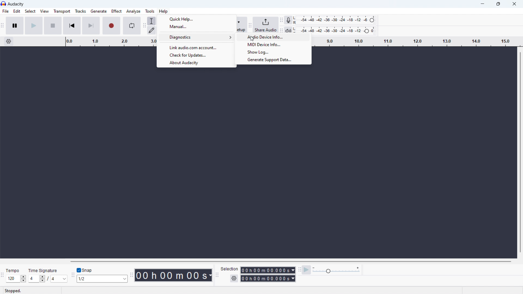 Image resolution: width=523 pixels, height=294 pixels. What do you see at coordinates (102, 279) in the screenshot?
I see `select snapping` at bounding box center [102, 279].